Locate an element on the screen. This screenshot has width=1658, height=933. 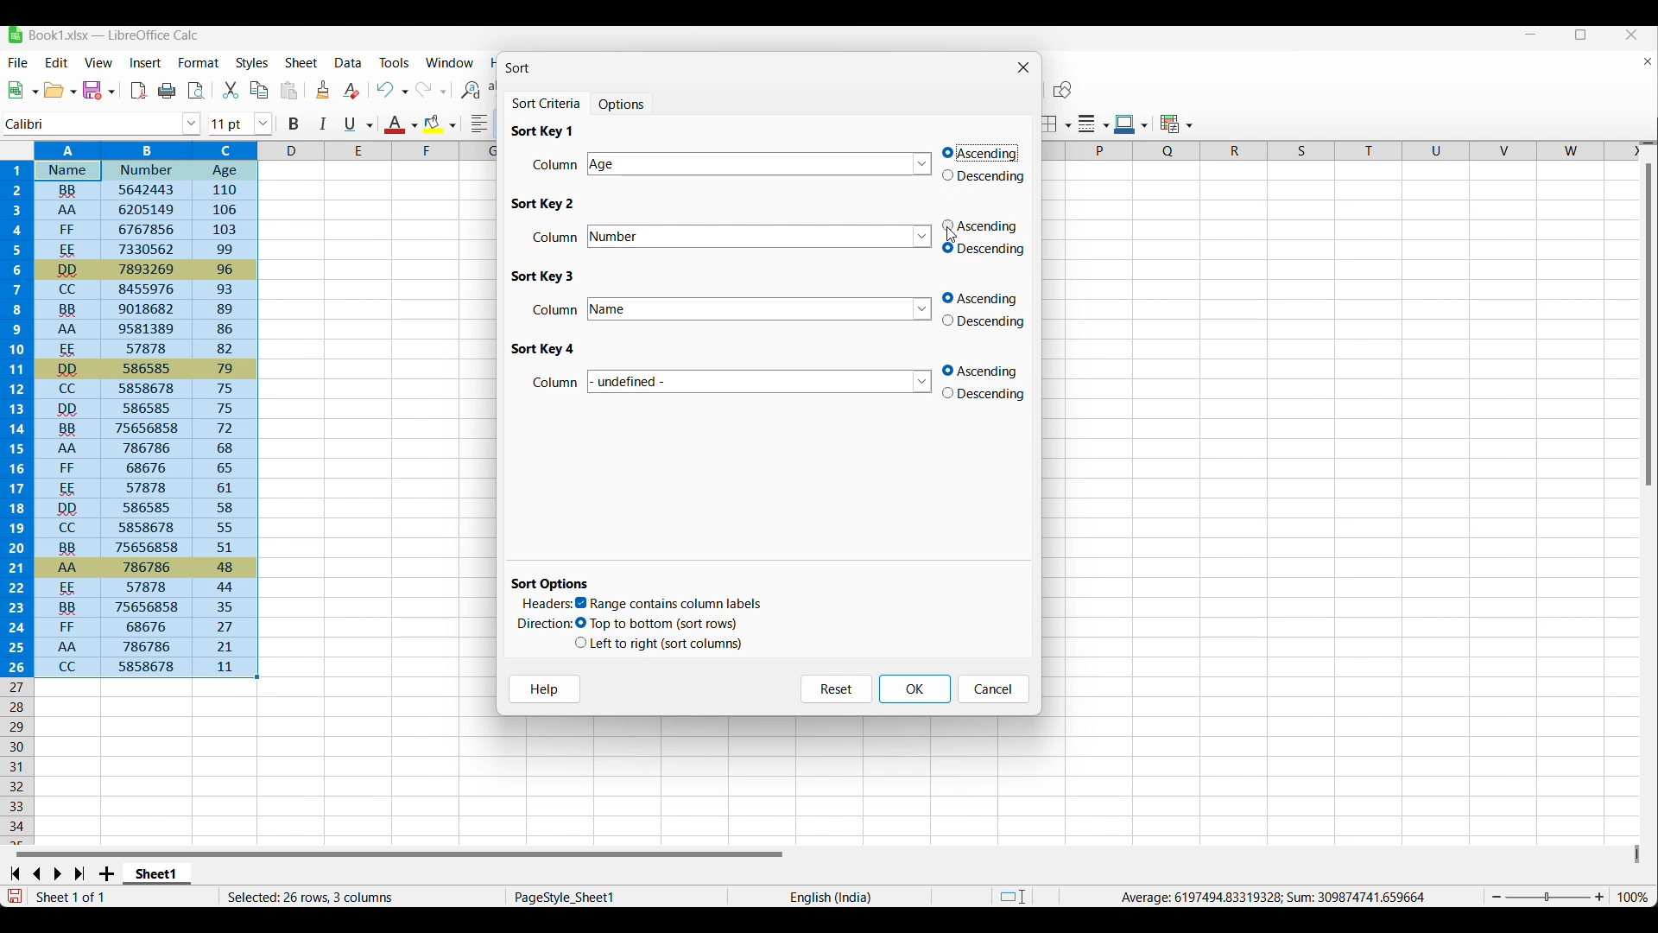
Help is located at coordinates (545, 689).